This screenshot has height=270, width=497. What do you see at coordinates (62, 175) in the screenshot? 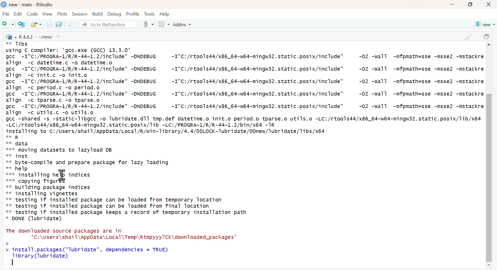
I see `cursor` at bounding box center [62, 175].